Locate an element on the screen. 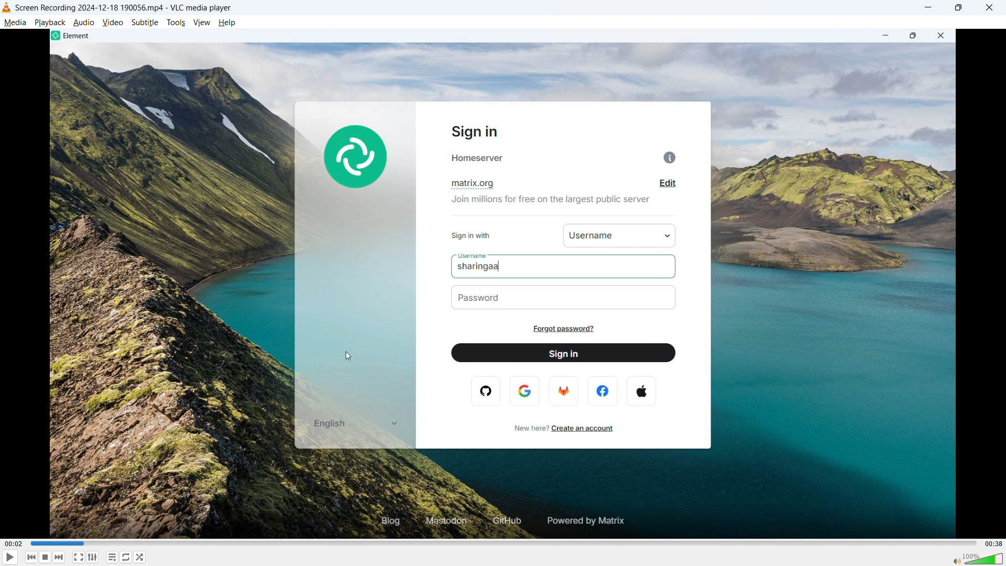 The width and height of the screenshot is (1006, 566). Edit is located at coordinates (665, 184).